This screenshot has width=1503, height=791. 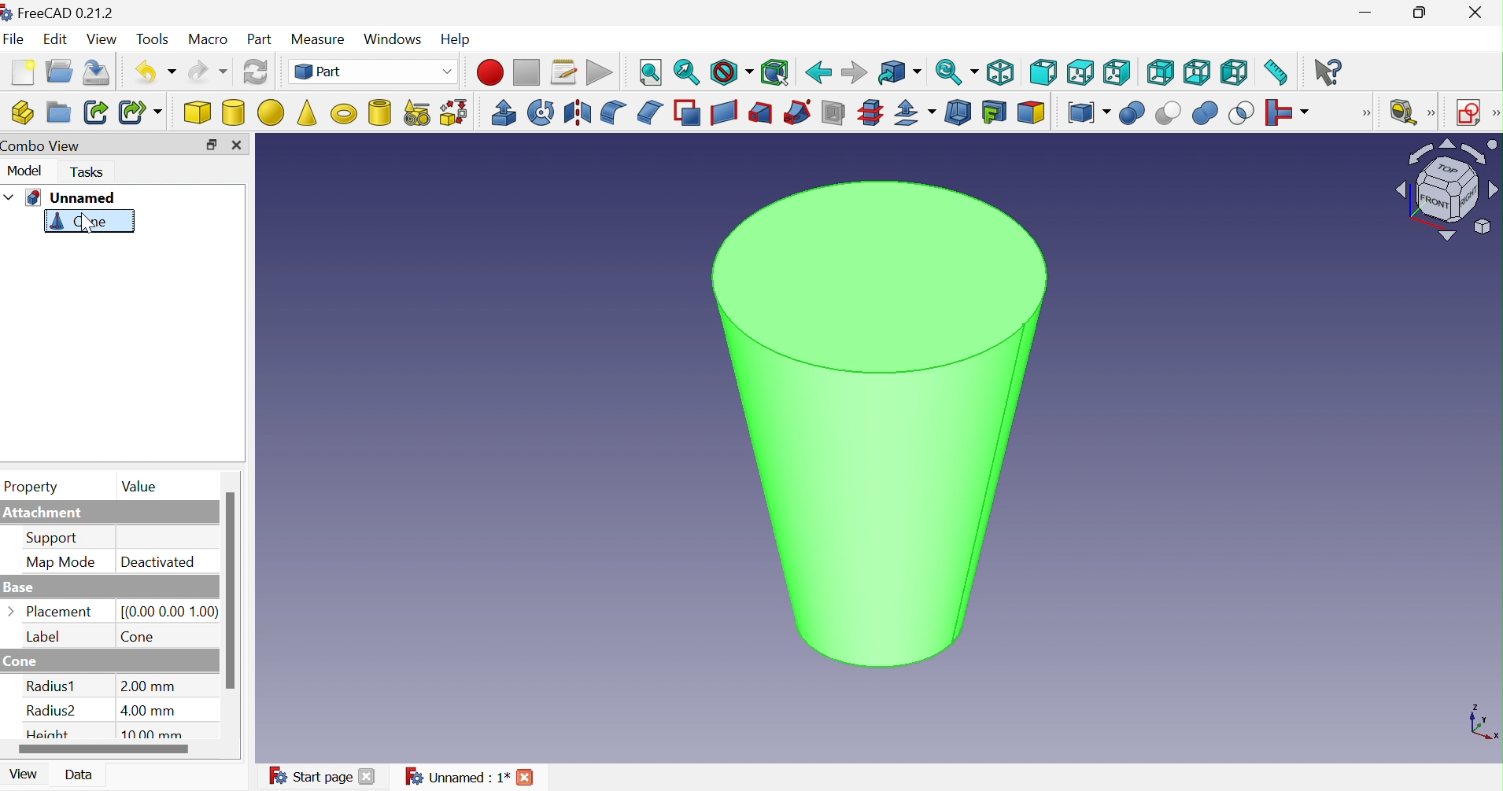 I want to click on Windows, so click(x=393, y=38).